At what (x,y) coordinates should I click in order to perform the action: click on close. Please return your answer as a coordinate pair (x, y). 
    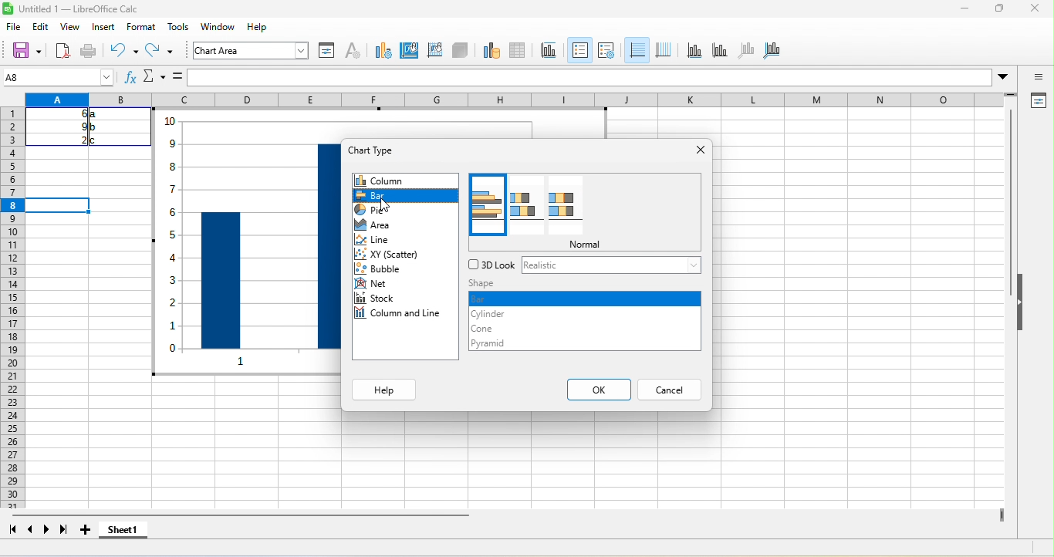
    Looking at the image, I should click on (698, 150).